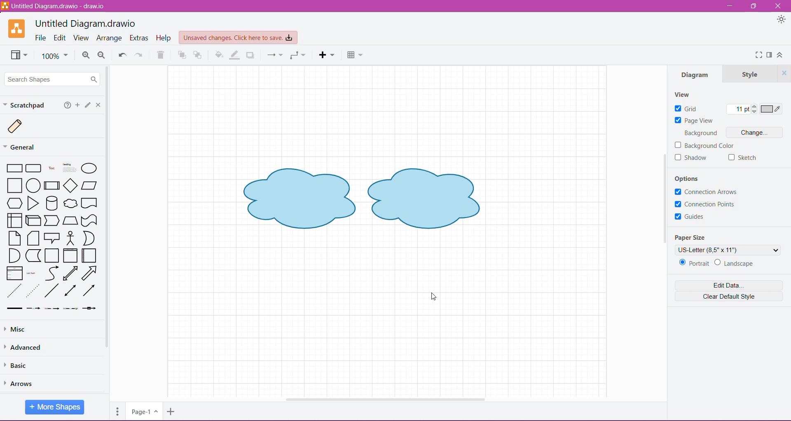 This screenshot has width=791, height=421. I want to click on Shadow, so click(250, 55).